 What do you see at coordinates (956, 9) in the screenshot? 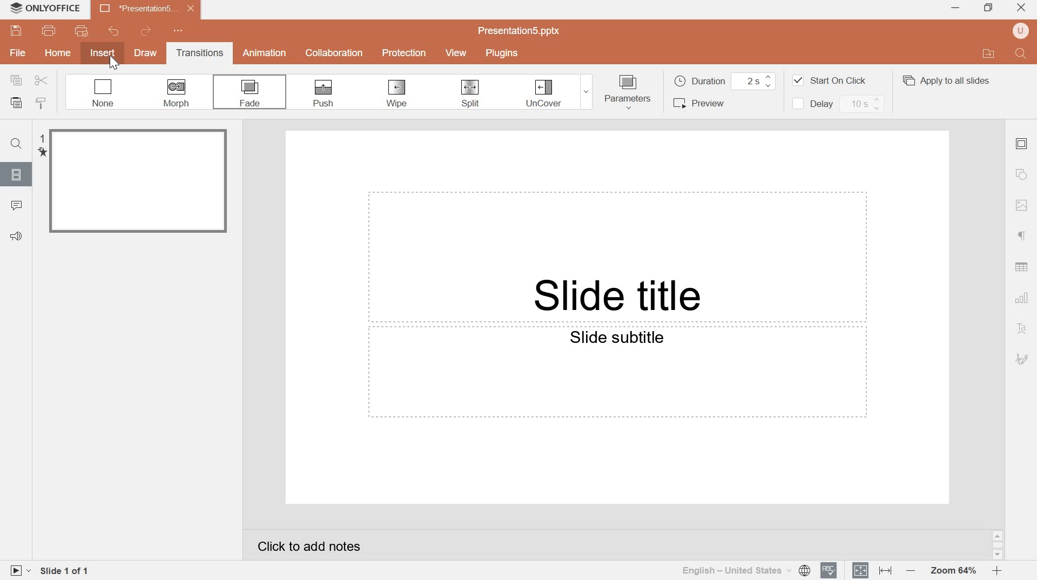
I see `MINIMIZE` at bounding box center [956, 9].